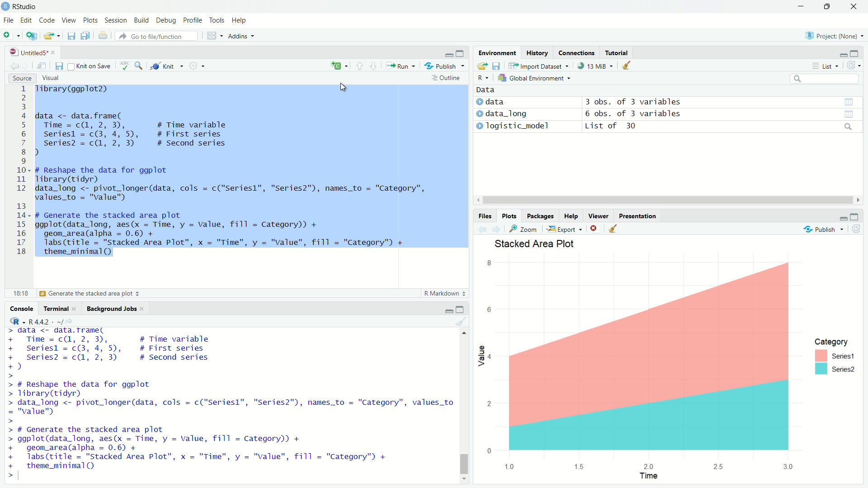  What do you see at coordinates (481, 229) in the screenshot?
I see `back` at bounding box center [481, 229].